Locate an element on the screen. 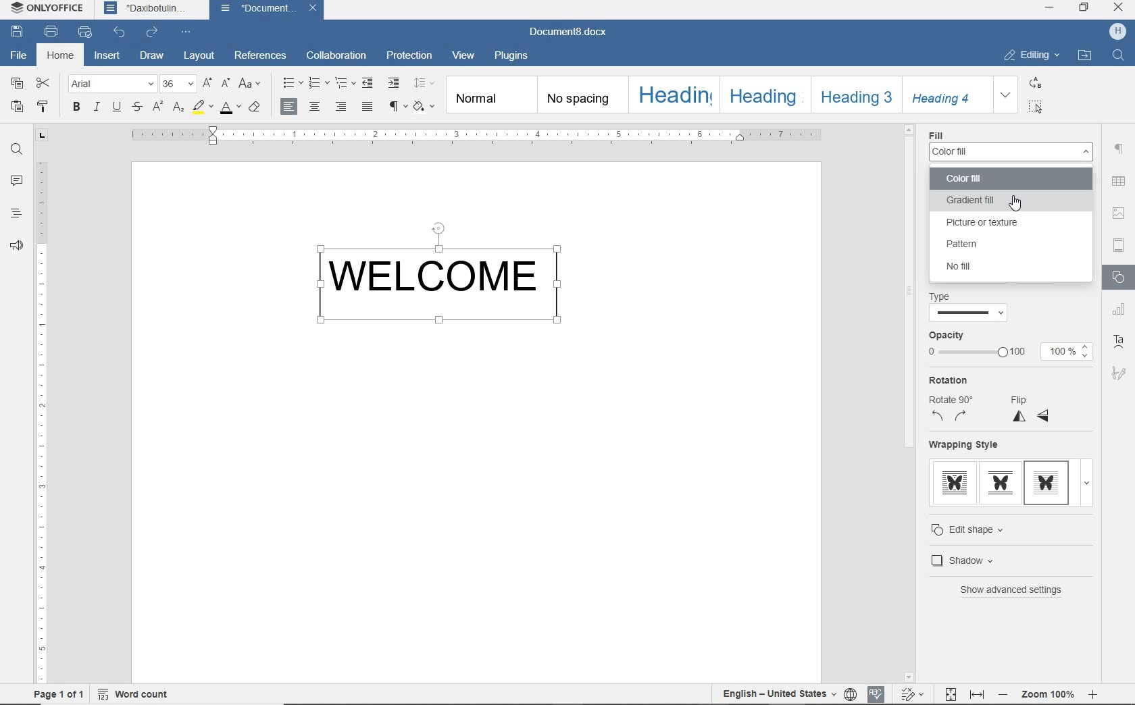 This screenshot has height=705, width=1135. QUICK PRINT is located at coordinates (84, 32).